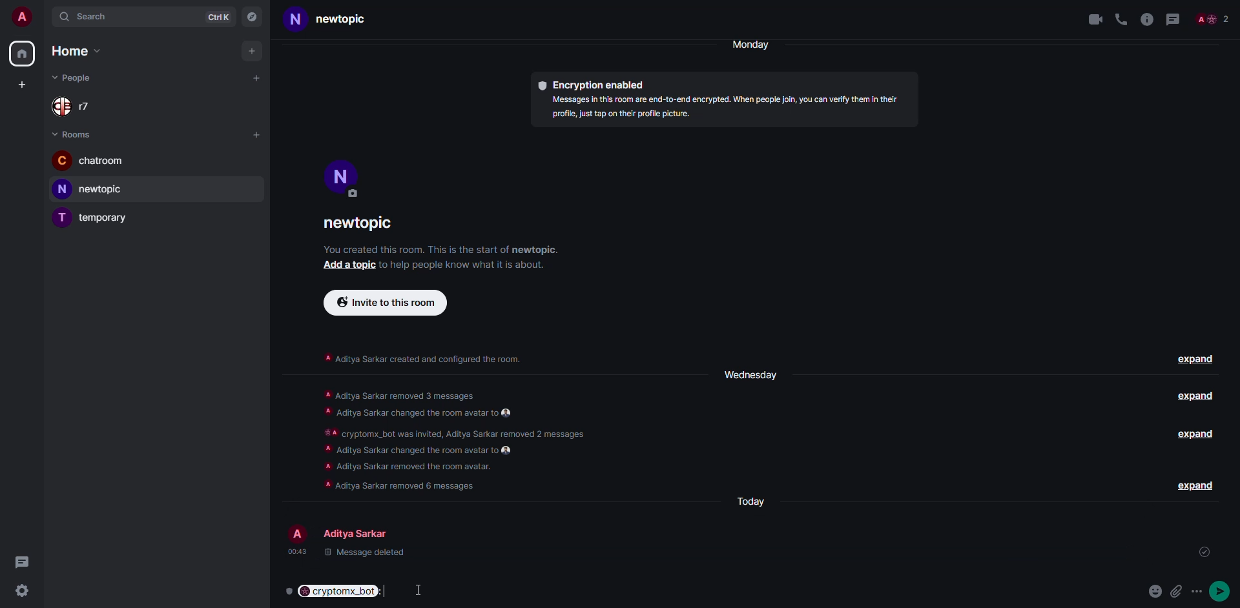  Describe the element at coordinates (342, 176) in the screenshot. I see `profile` at that location.